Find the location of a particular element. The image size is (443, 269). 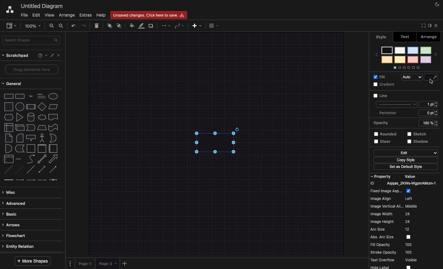

tape is located at coordinates (53, 127).